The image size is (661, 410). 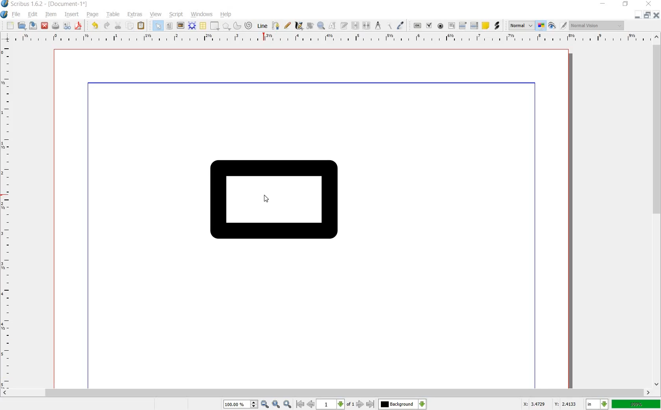 What do you see at coordinates (648, 15) in the screenshot?
I see `restore document` at bounding box center [648, 15].